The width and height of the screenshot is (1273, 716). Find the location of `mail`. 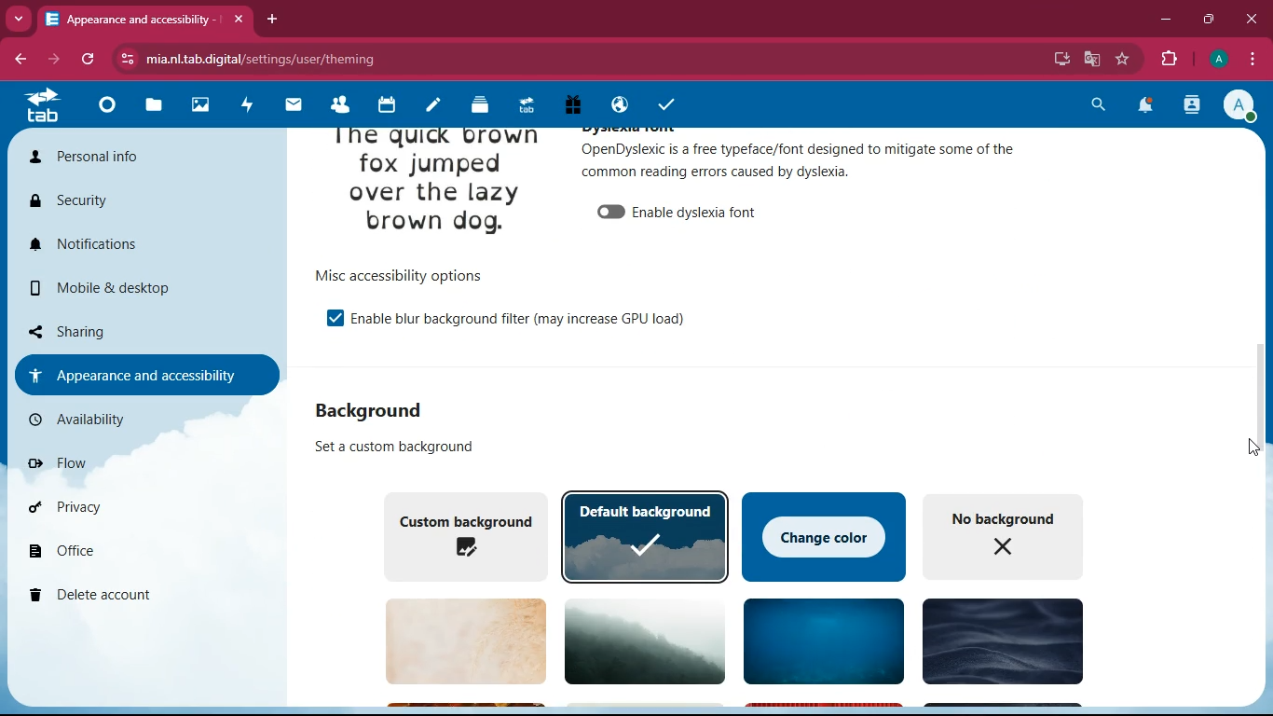

mail is located at coordinates (292, 106).